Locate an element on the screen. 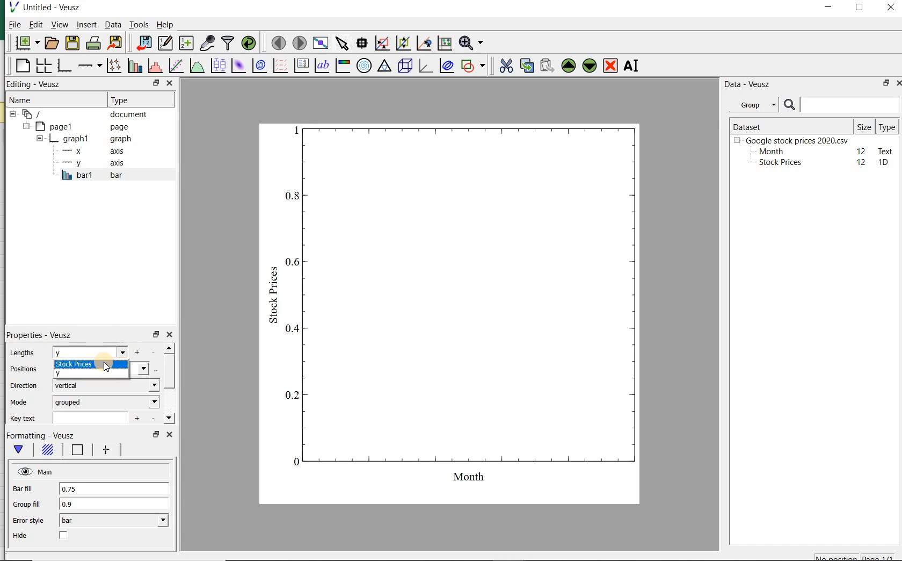  close is located at coordinates (169, 83).